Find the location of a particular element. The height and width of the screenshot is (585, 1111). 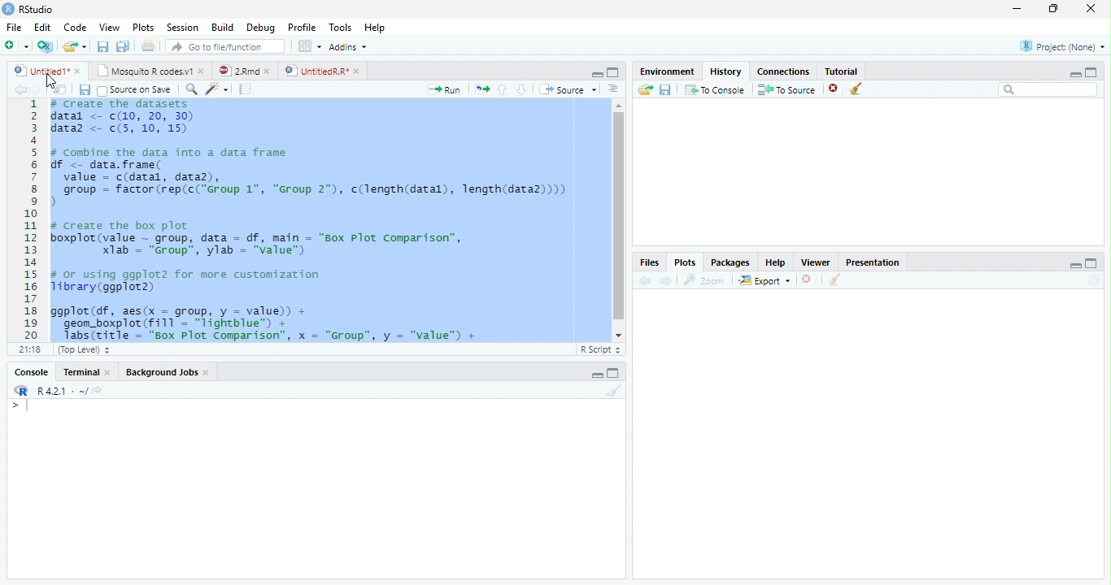

R Script is located at coordinates (600, 350).